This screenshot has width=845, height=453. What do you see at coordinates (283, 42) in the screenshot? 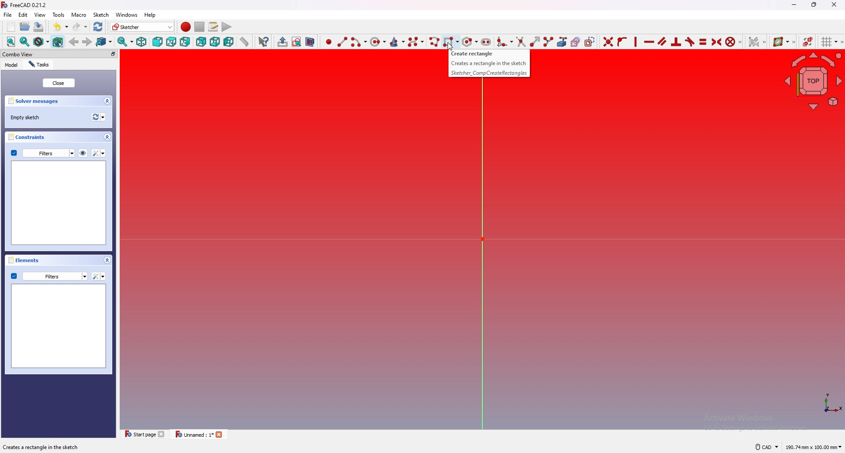
I see `leave sketch` at bounding box center [283, 42].